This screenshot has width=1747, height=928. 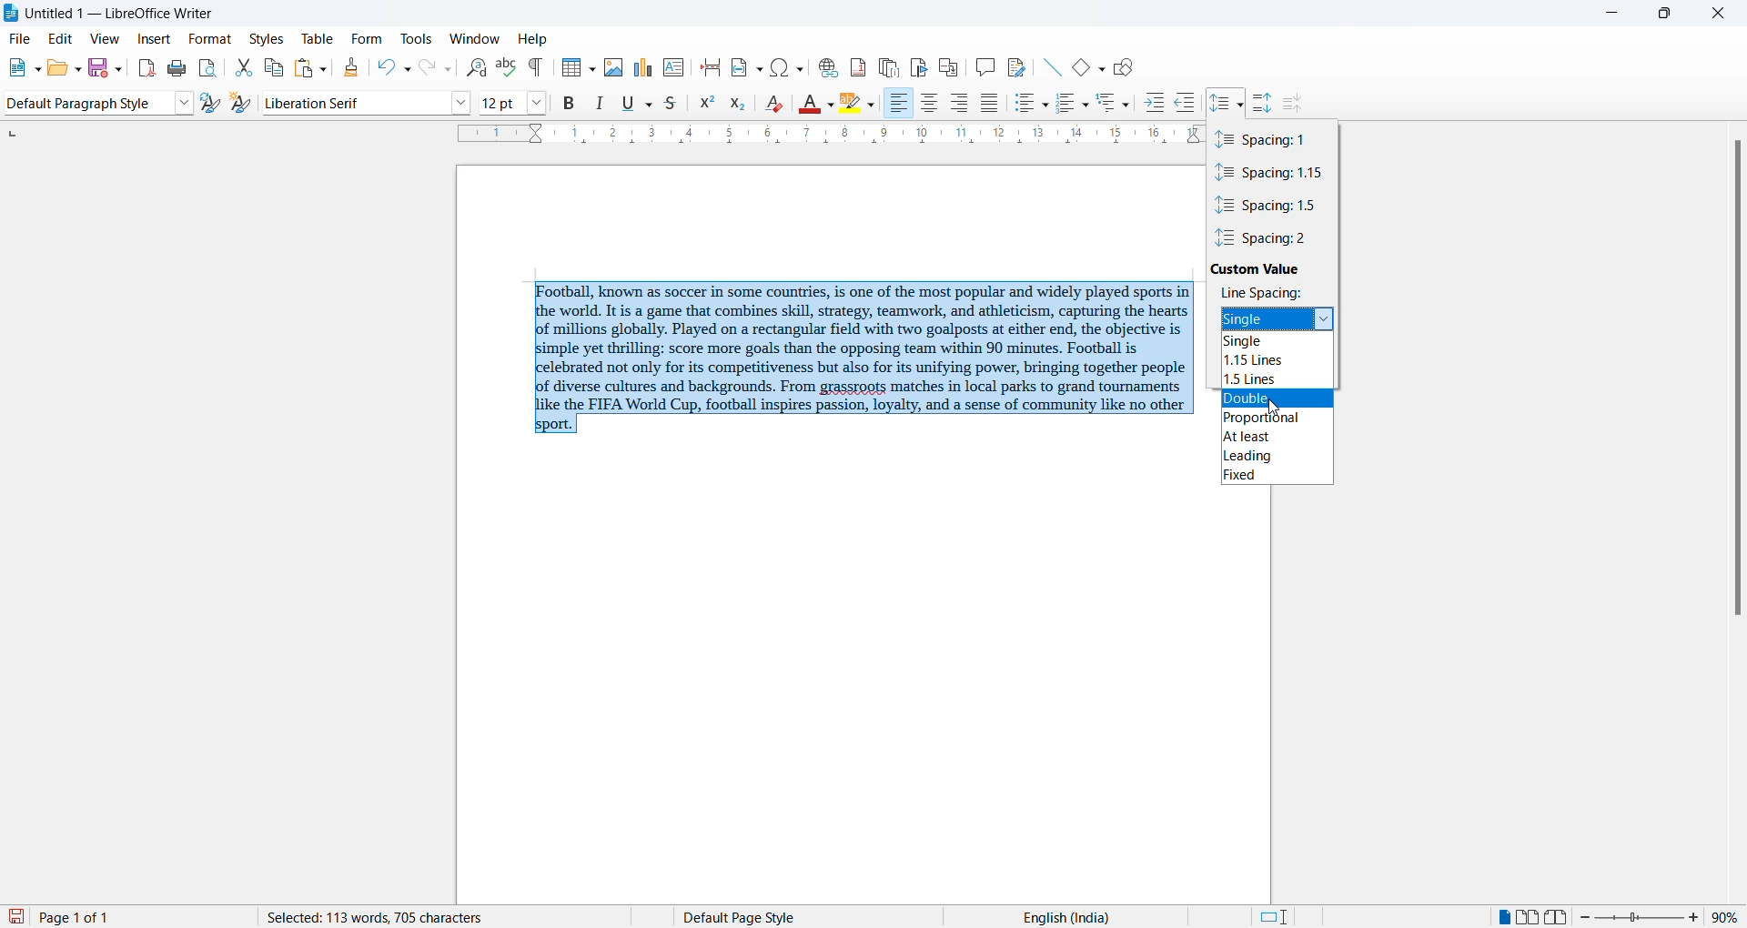 I want to click on basic shapes options, so click(x=1099, y=69).